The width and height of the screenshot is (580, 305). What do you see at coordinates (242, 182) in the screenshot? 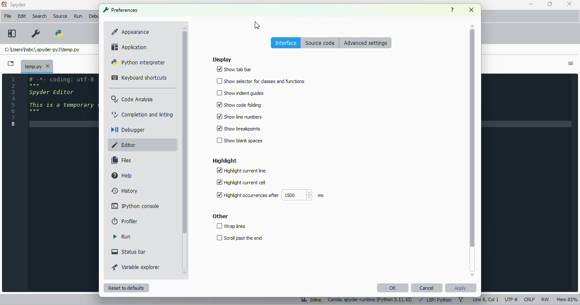
I see `highlight current cell` at bounding box center [242, 182].